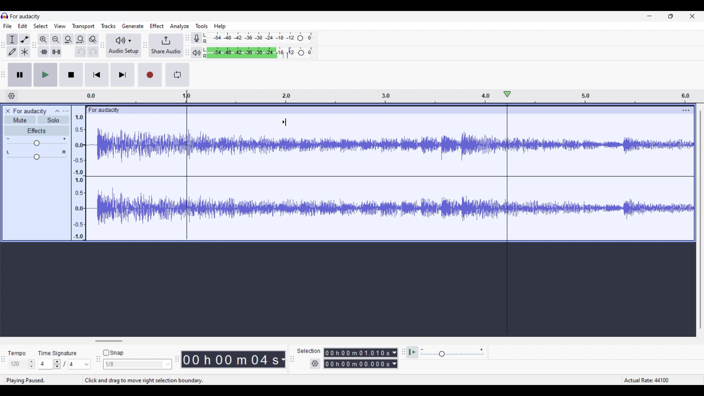  Describe the element at coordinates (79, 177) in the screenshot. I see `Scale to measure intenssity of sound` at that location.